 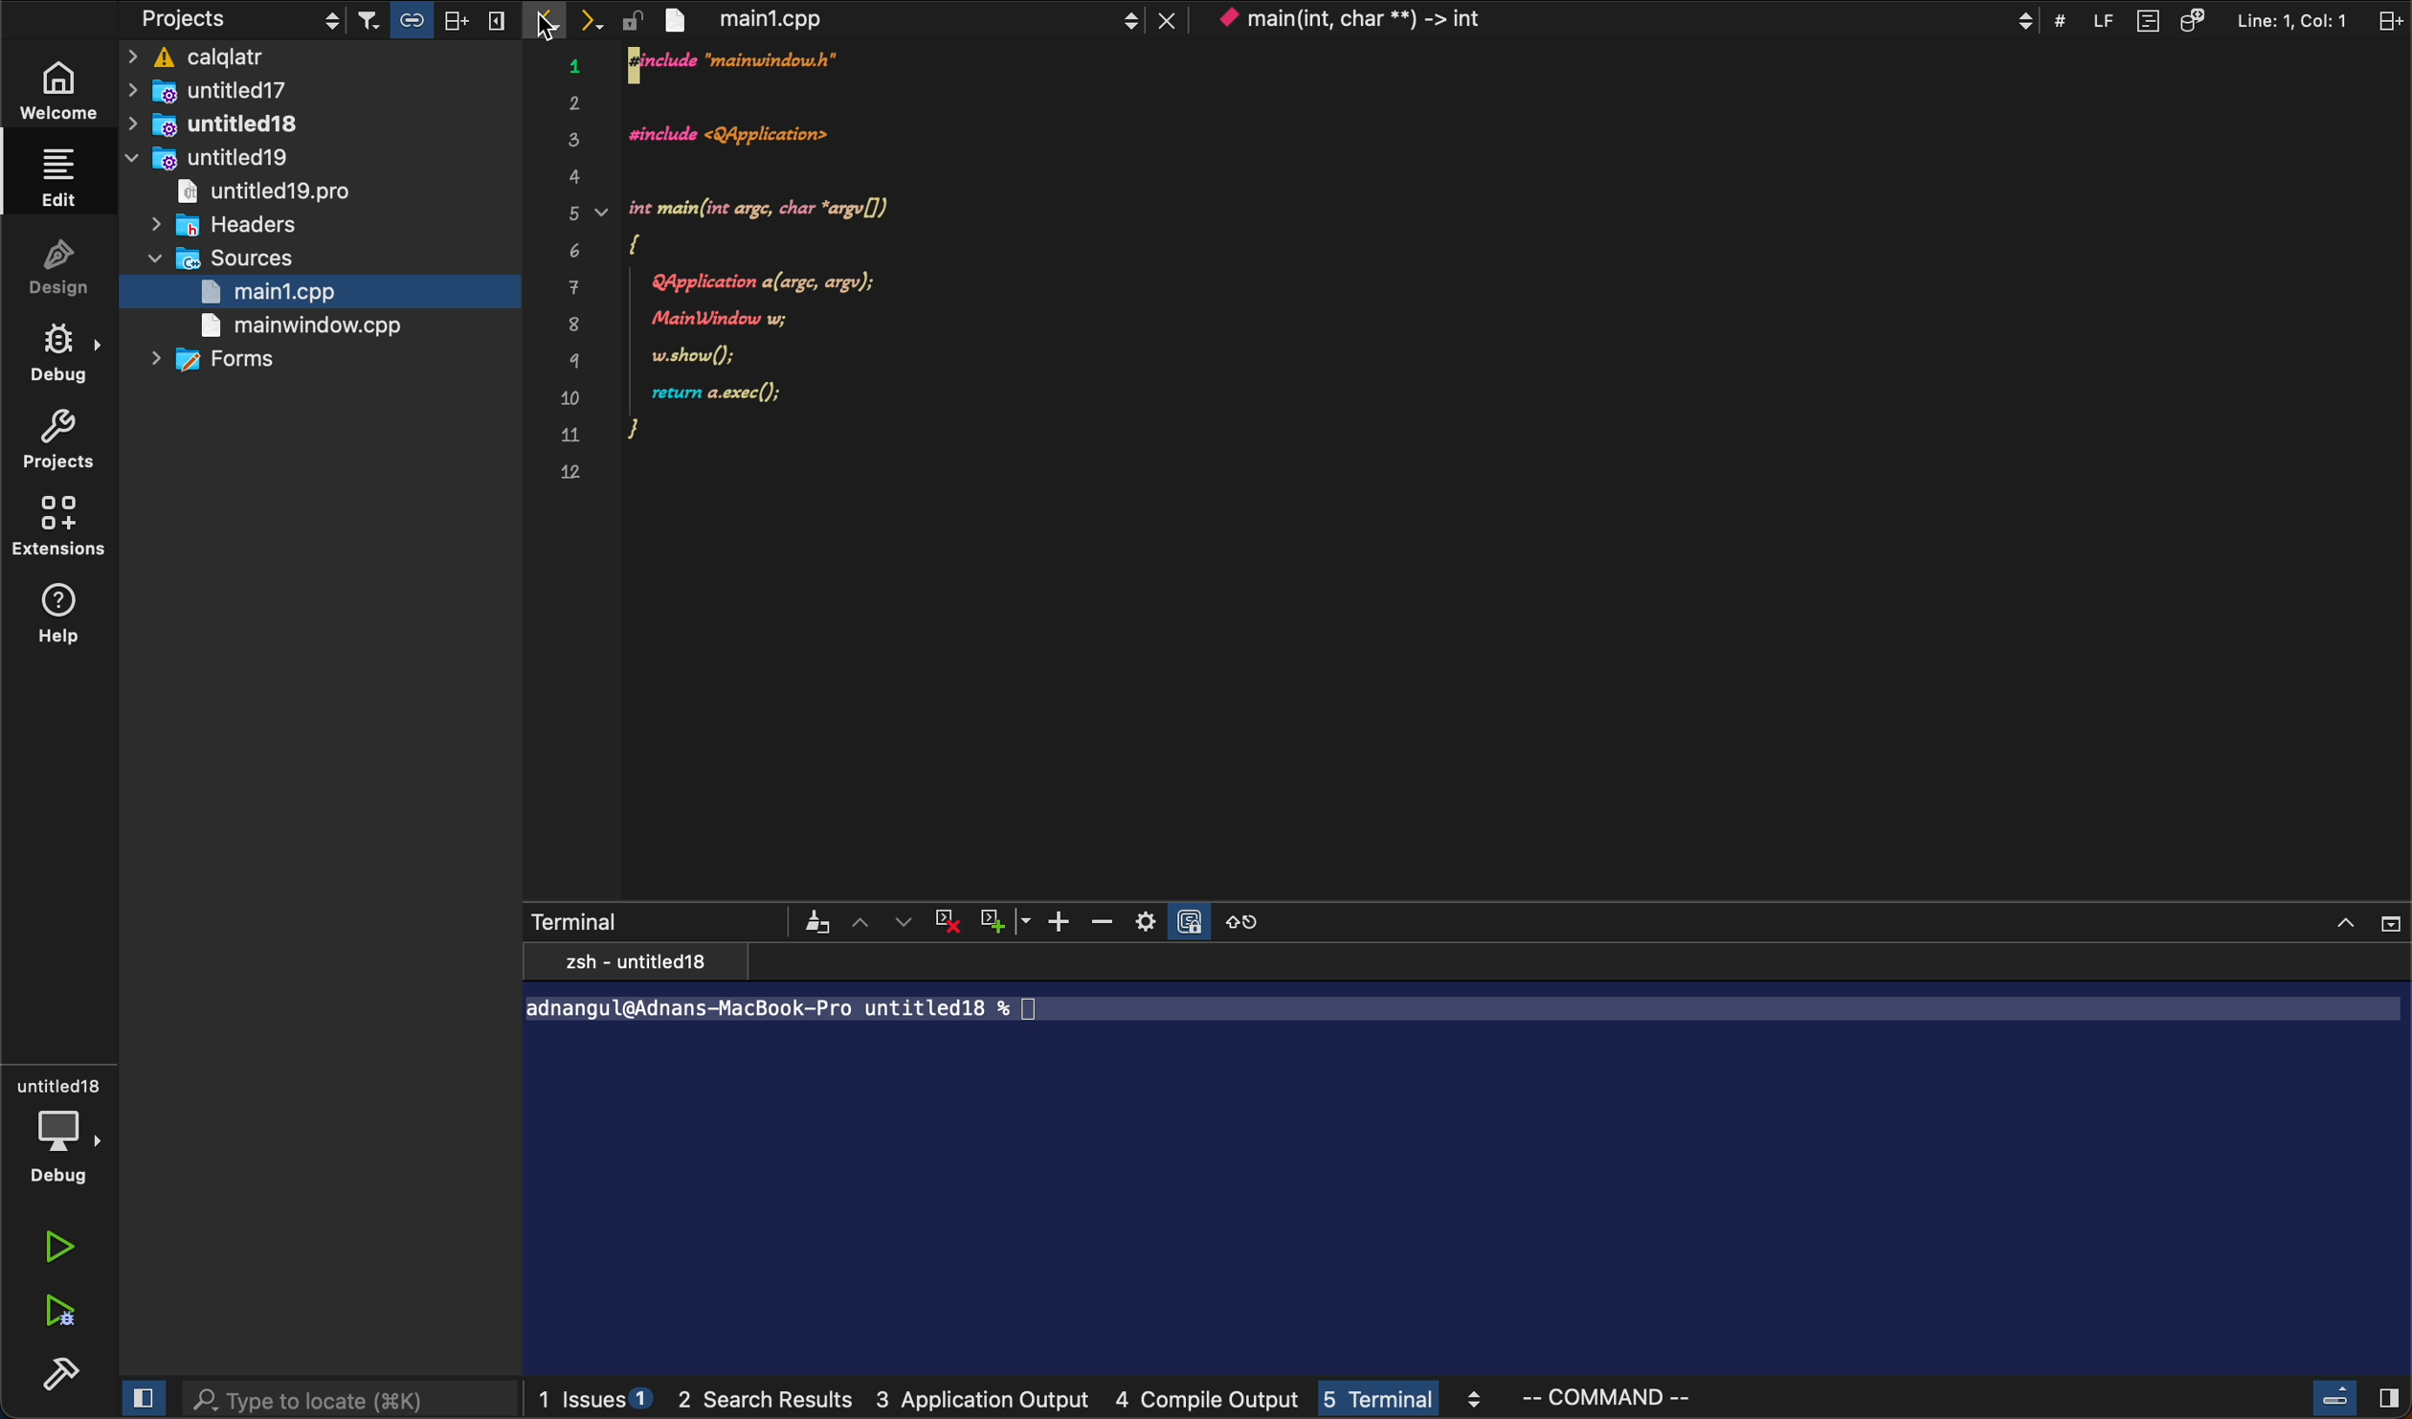 I want to click on filter, so click(x=813, y=922).